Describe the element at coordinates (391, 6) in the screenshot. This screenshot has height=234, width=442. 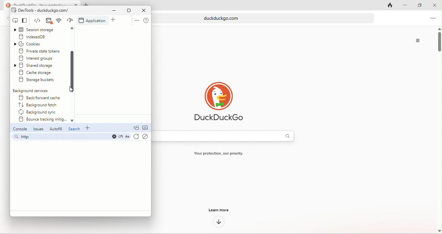
I see `track tab` at that location.